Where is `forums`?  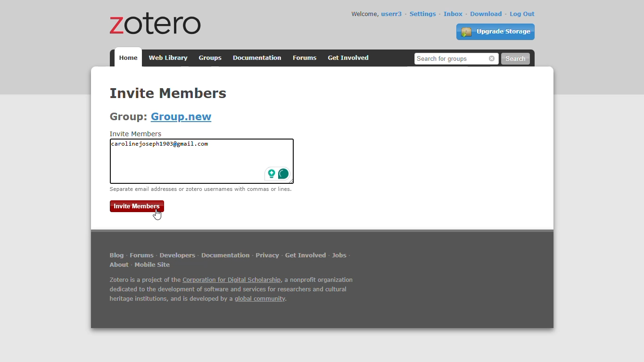
forums is located at coordinates (305, 58).